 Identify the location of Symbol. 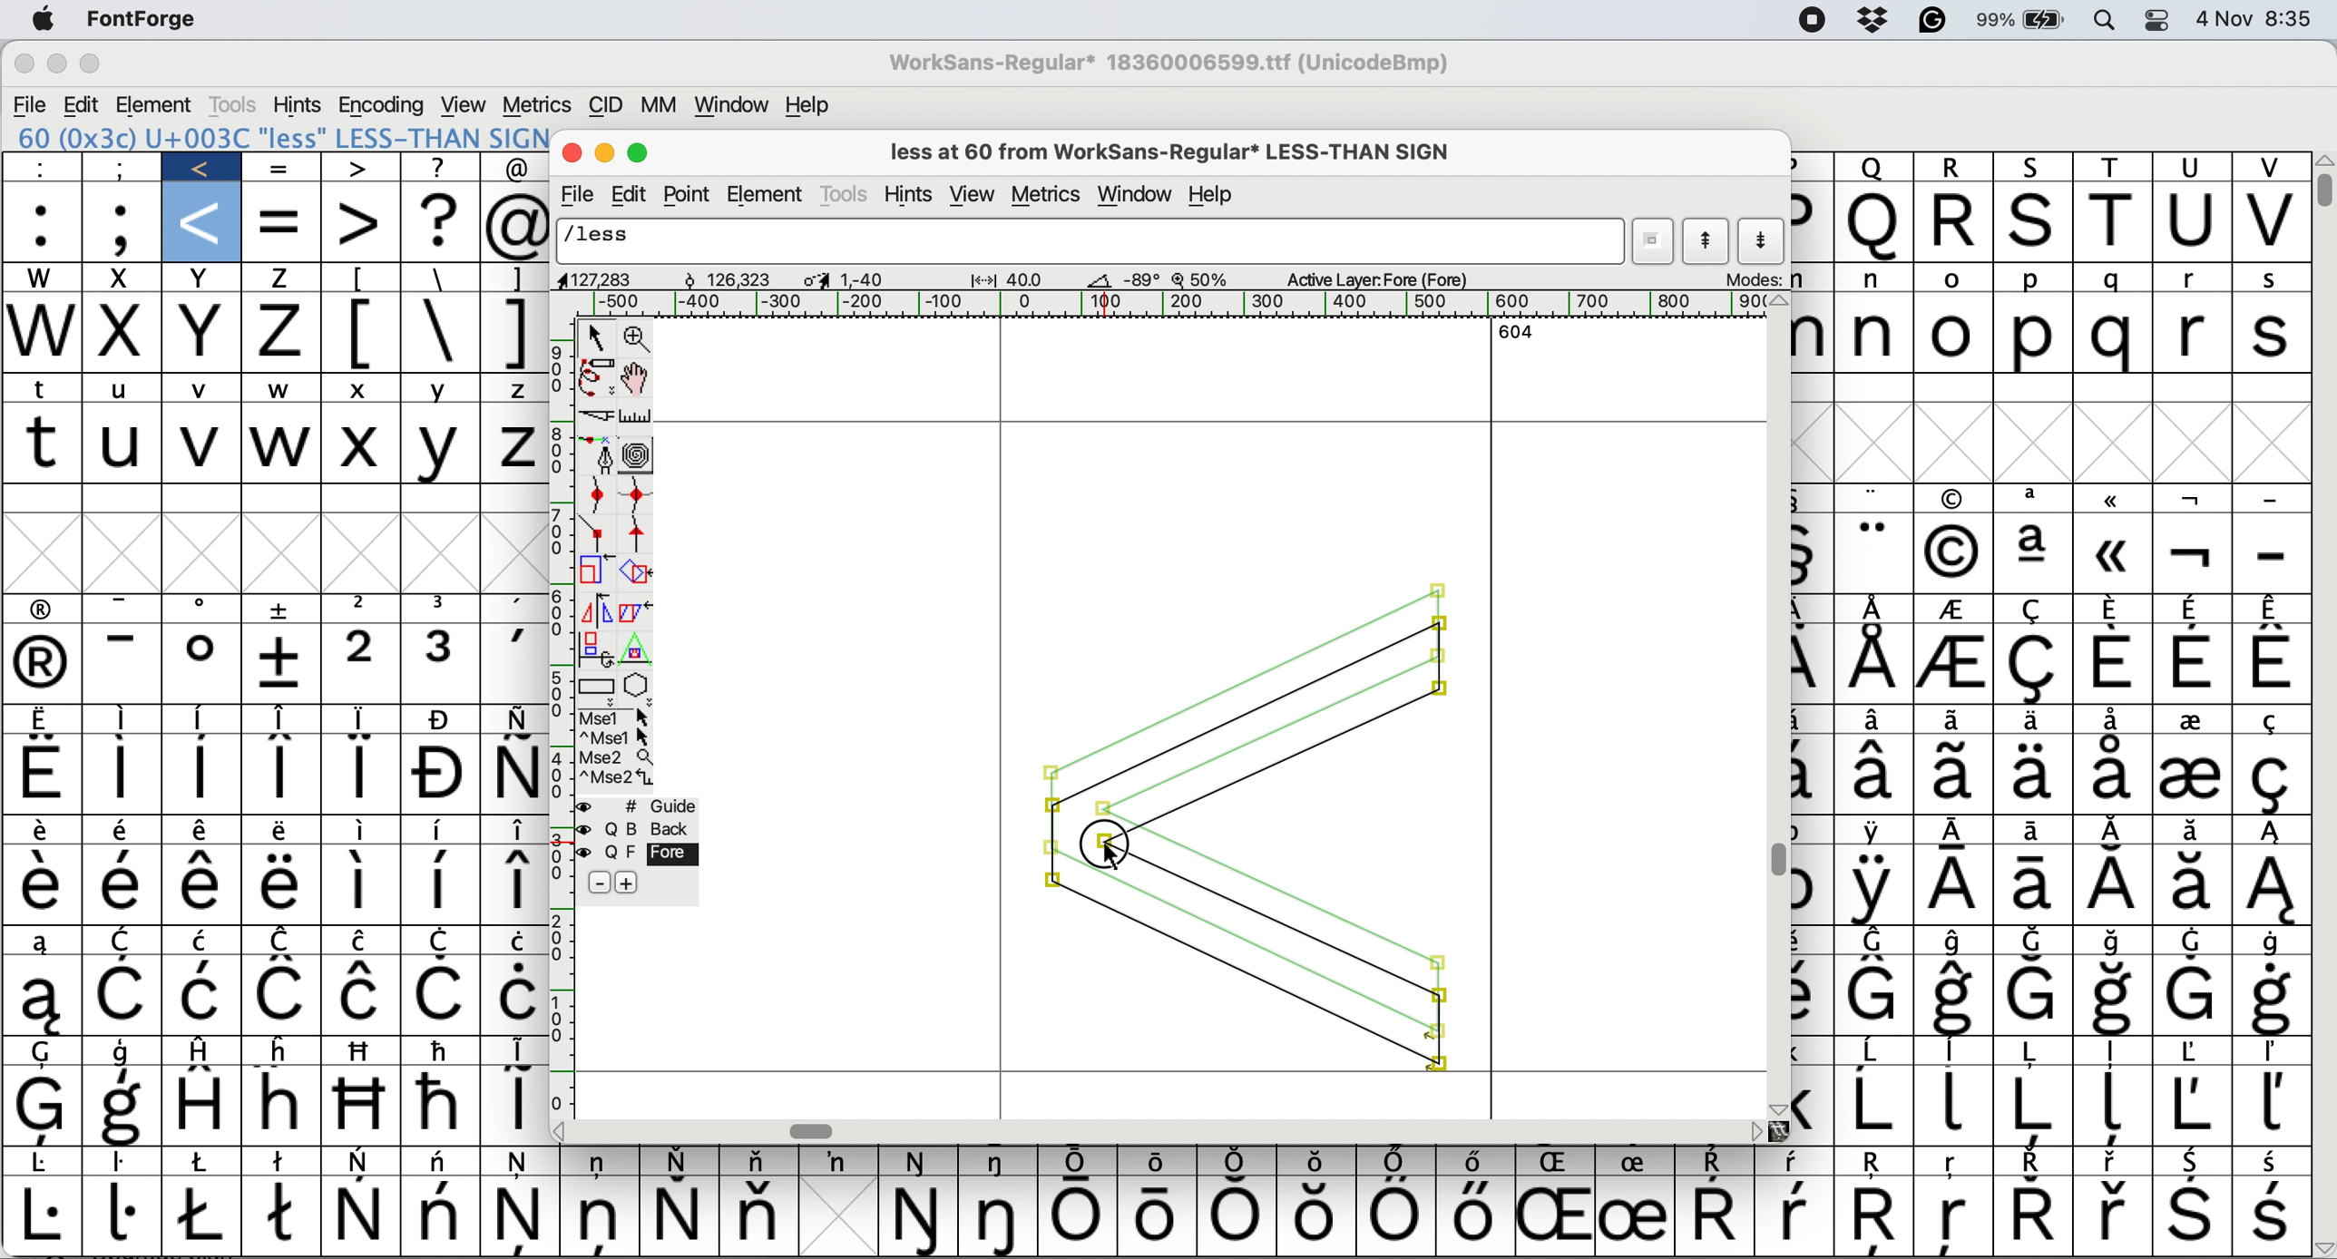
(202, 665).